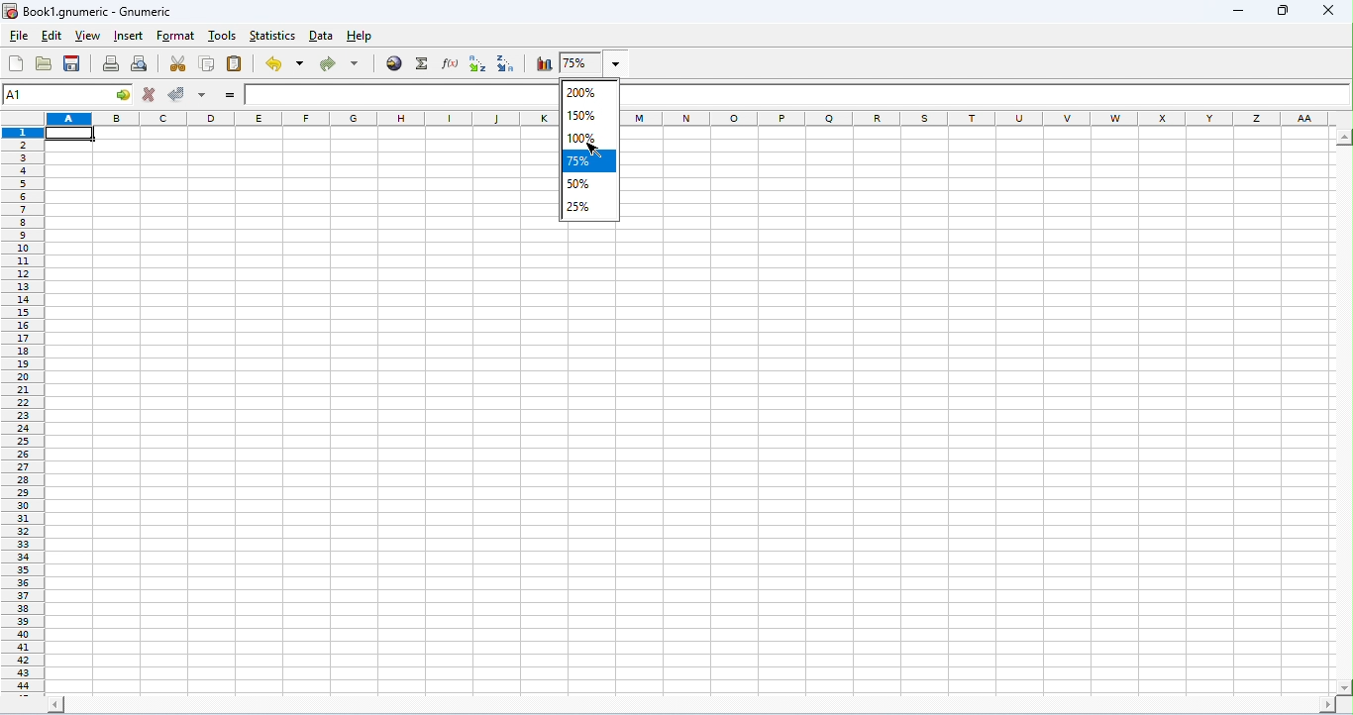  I want to click on open, so click(44, 62).